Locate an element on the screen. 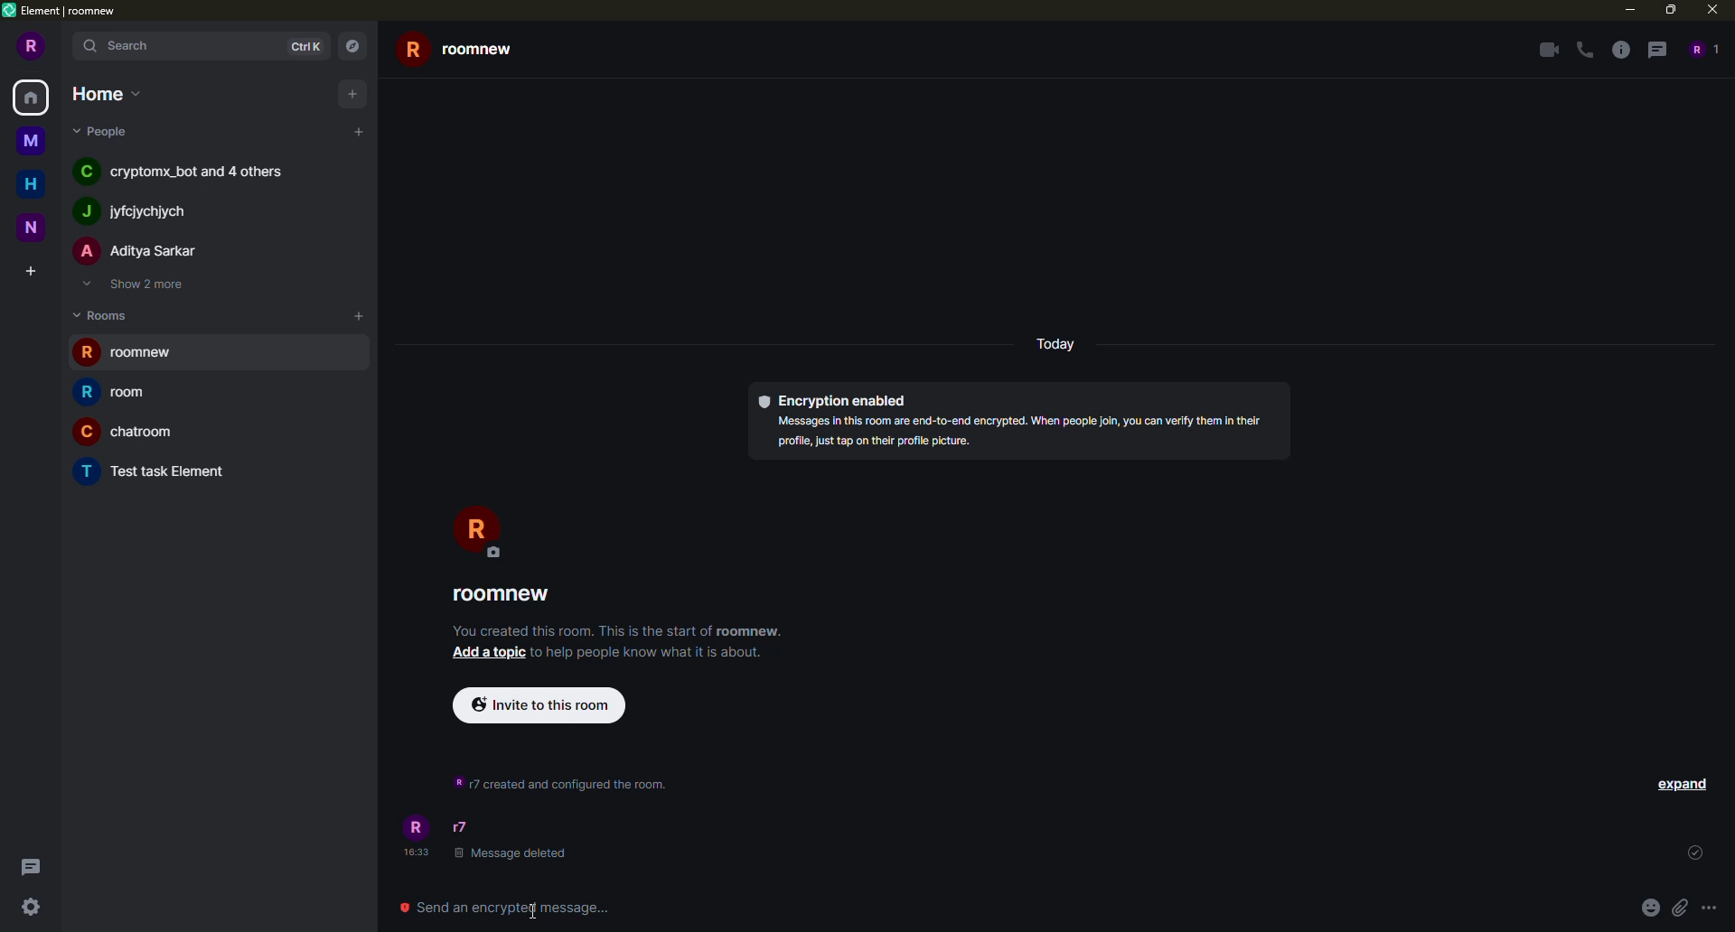  show 2 more is located at coordinates (138, 284).